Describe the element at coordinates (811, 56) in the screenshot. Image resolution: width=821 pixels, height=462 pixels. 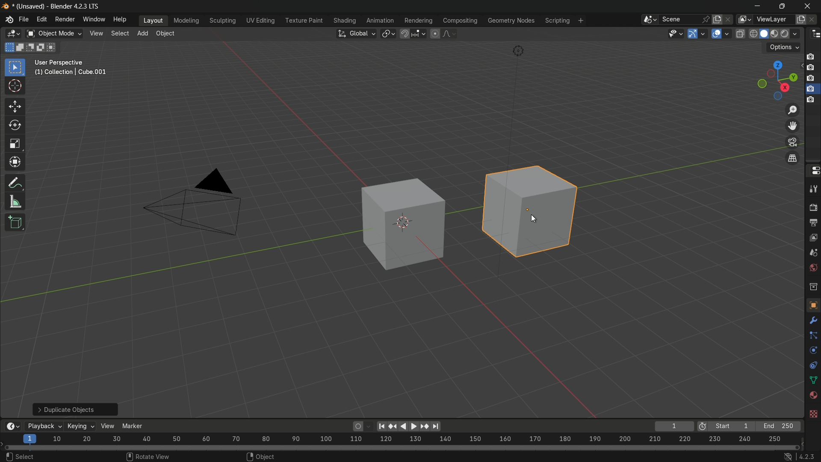
I see `Icon1 ` at that location.